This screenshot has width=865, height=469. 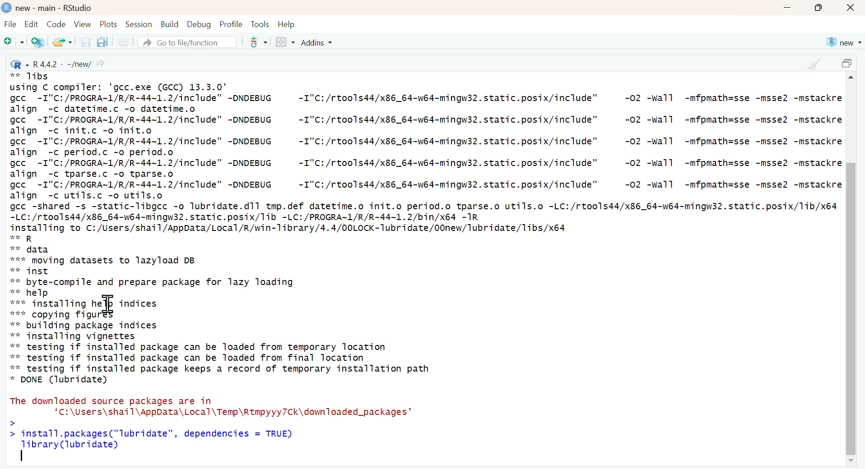 What do you see at coordinates (59, 63) in the screenshot?
I see `R 4.4.2 . ~/new/` at bounding box center [59, 63].